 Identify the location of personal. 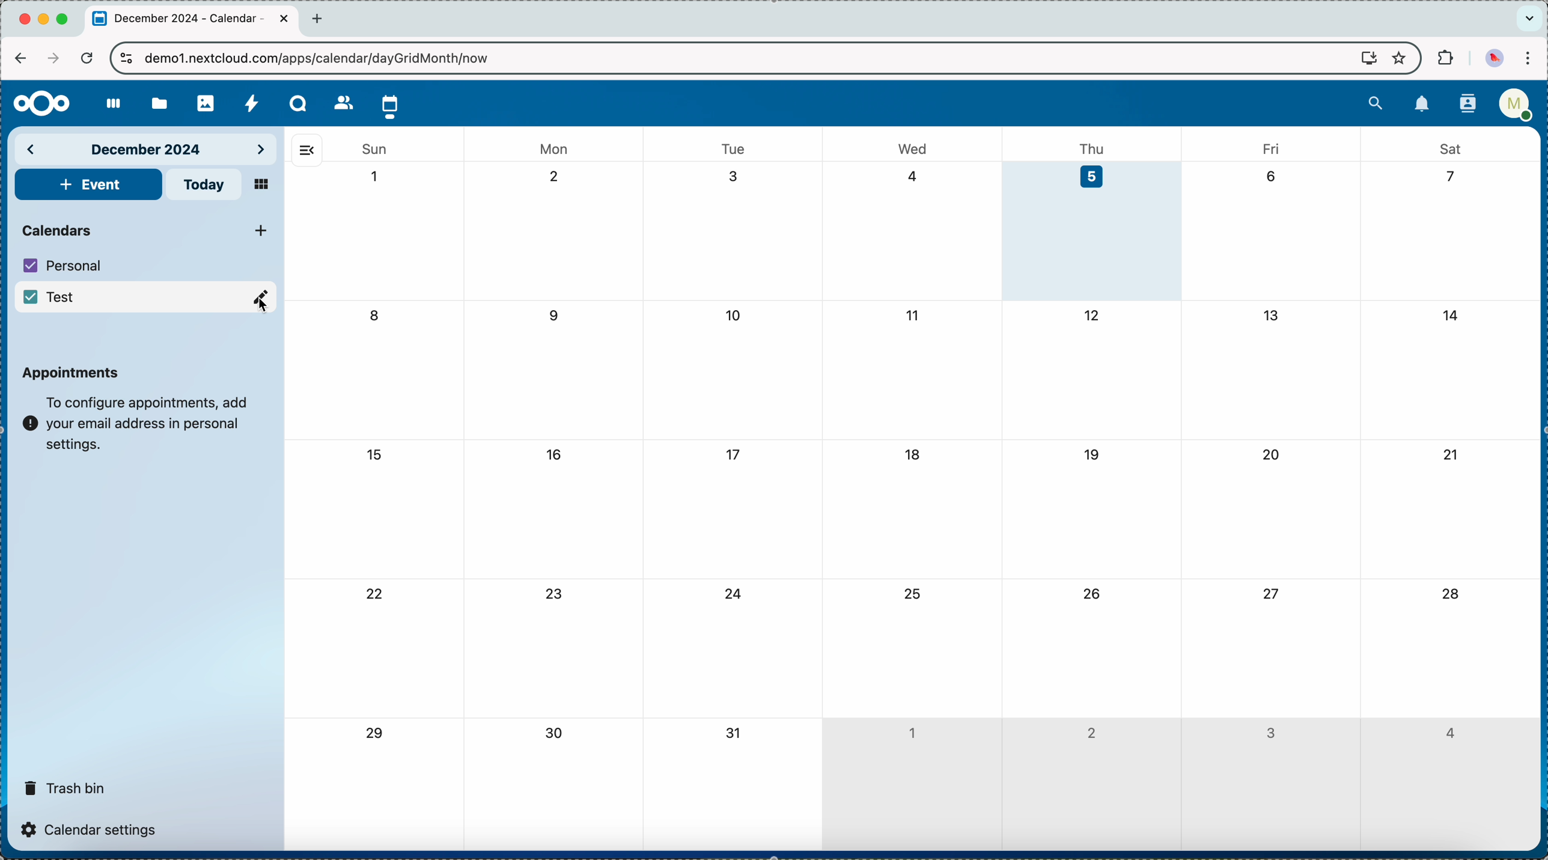
(65, 266).